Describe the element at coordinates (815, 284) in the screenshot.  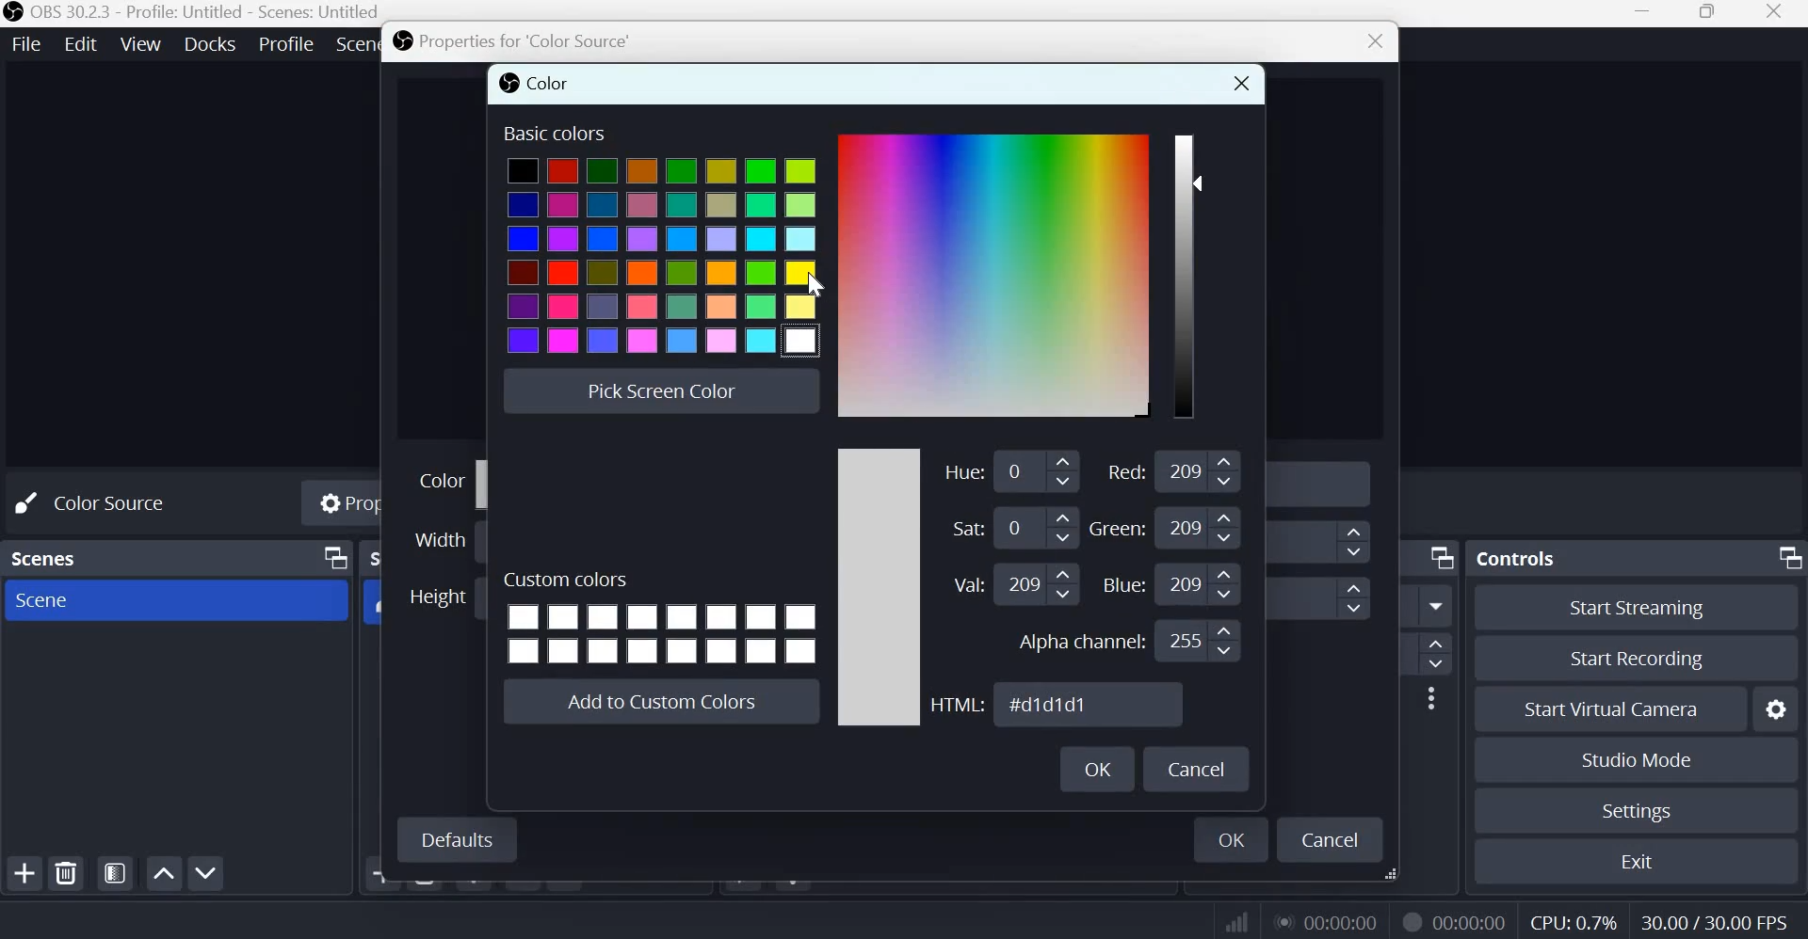
I see `cursor` at that location.